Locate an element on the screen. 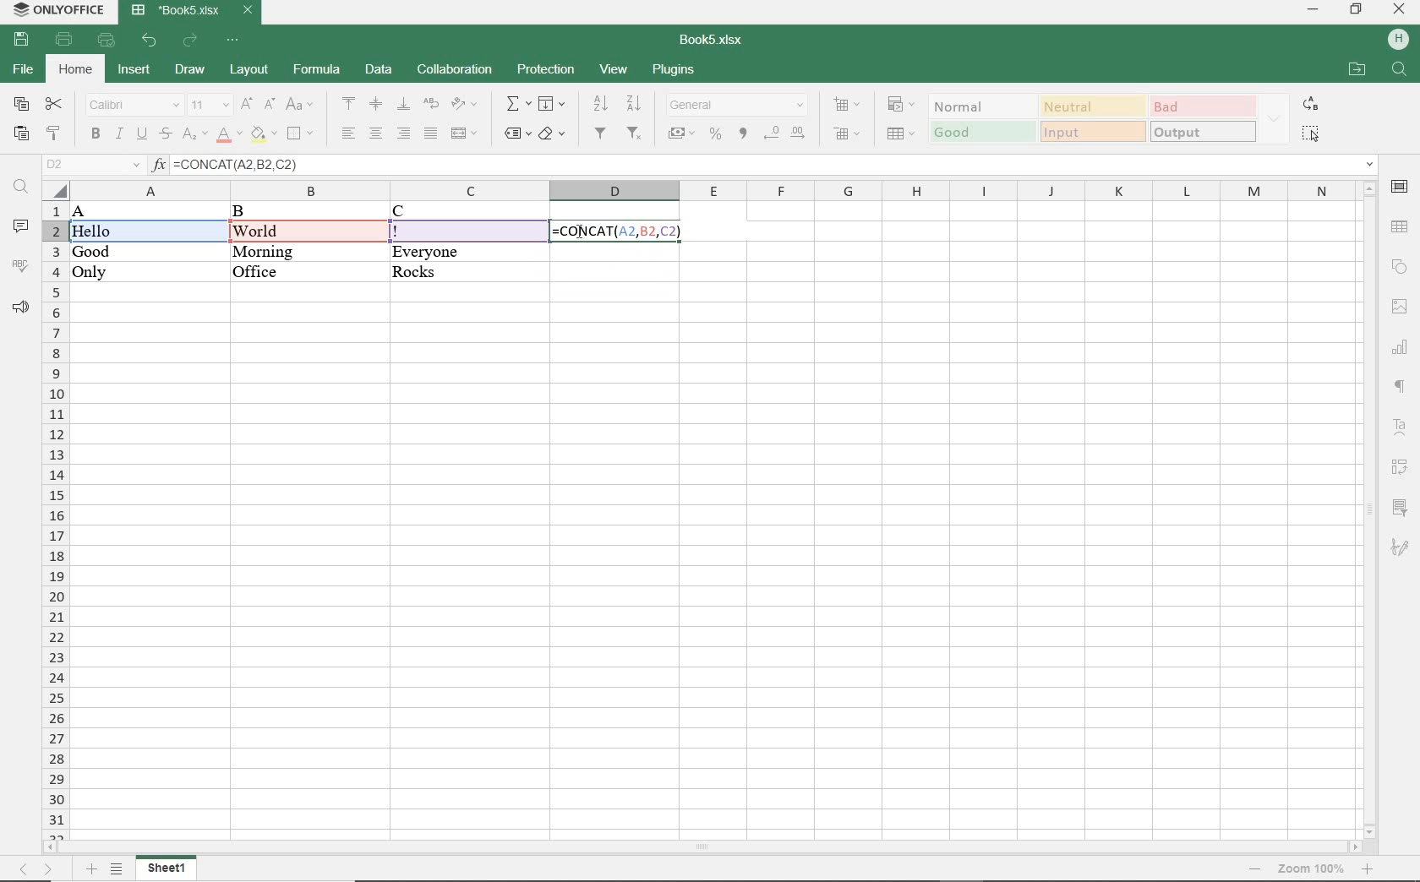  CURSOR is located at coordinates (580, 233).